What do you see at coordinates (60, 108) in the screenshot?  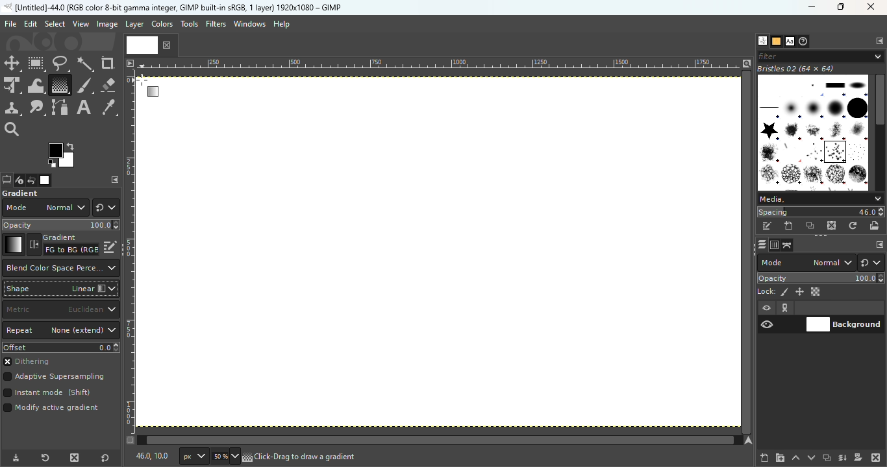 I see `Paths tool` at bounding box center [60, 108].